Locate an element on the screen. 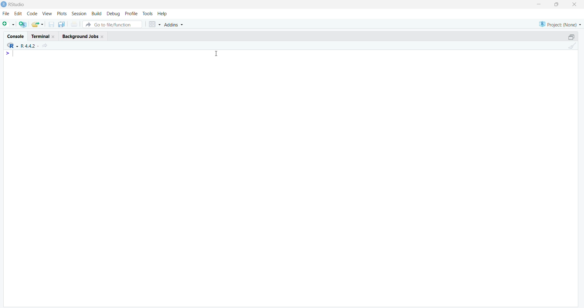 Image resolution: width=584 pixels, height=308 pixels. Open an existing file (Ctrl + O) is located at coordinates (40, 24).